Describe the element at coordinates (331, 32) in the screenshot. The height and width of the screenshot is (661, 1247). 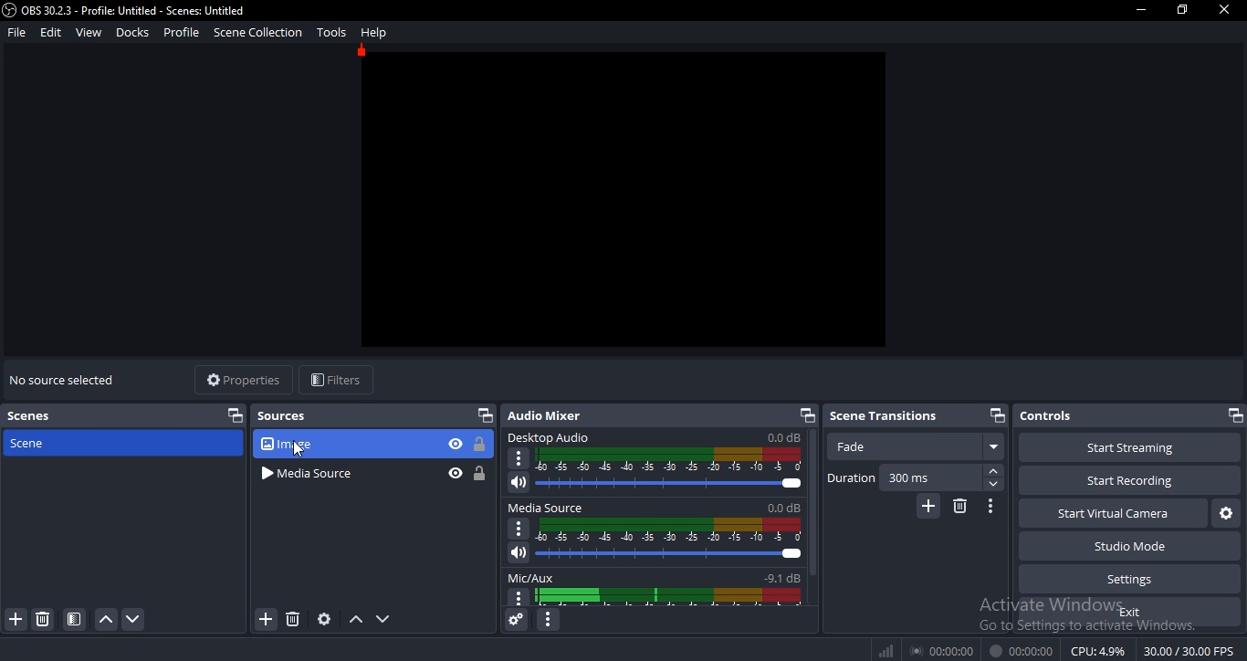
I see `tools` at that location.